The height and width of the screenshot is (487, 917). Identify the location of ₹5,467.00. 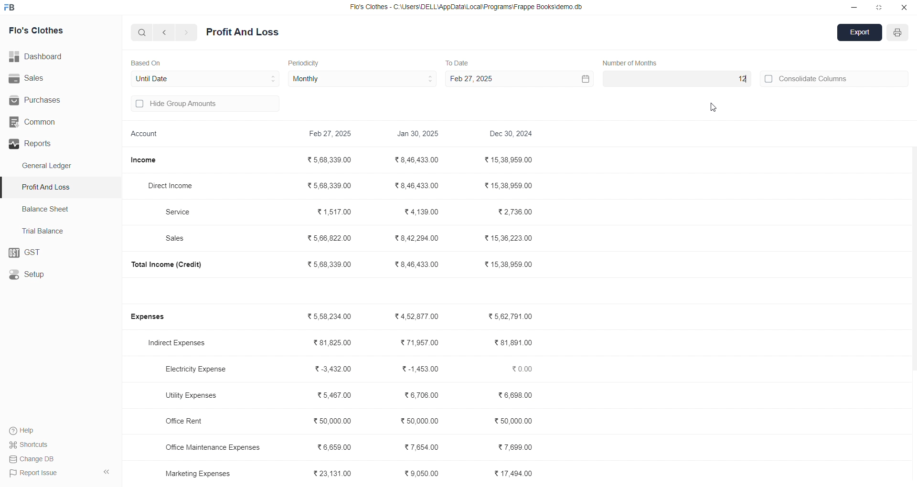
(334, 395).